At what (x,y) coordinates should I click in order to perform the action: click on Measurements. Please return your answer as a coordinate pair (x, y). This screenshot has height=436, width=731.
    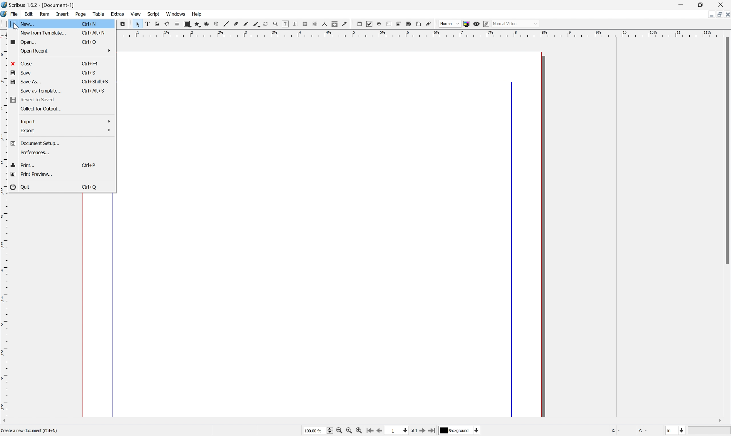
    Looking at the image, I should click on (326, 24).